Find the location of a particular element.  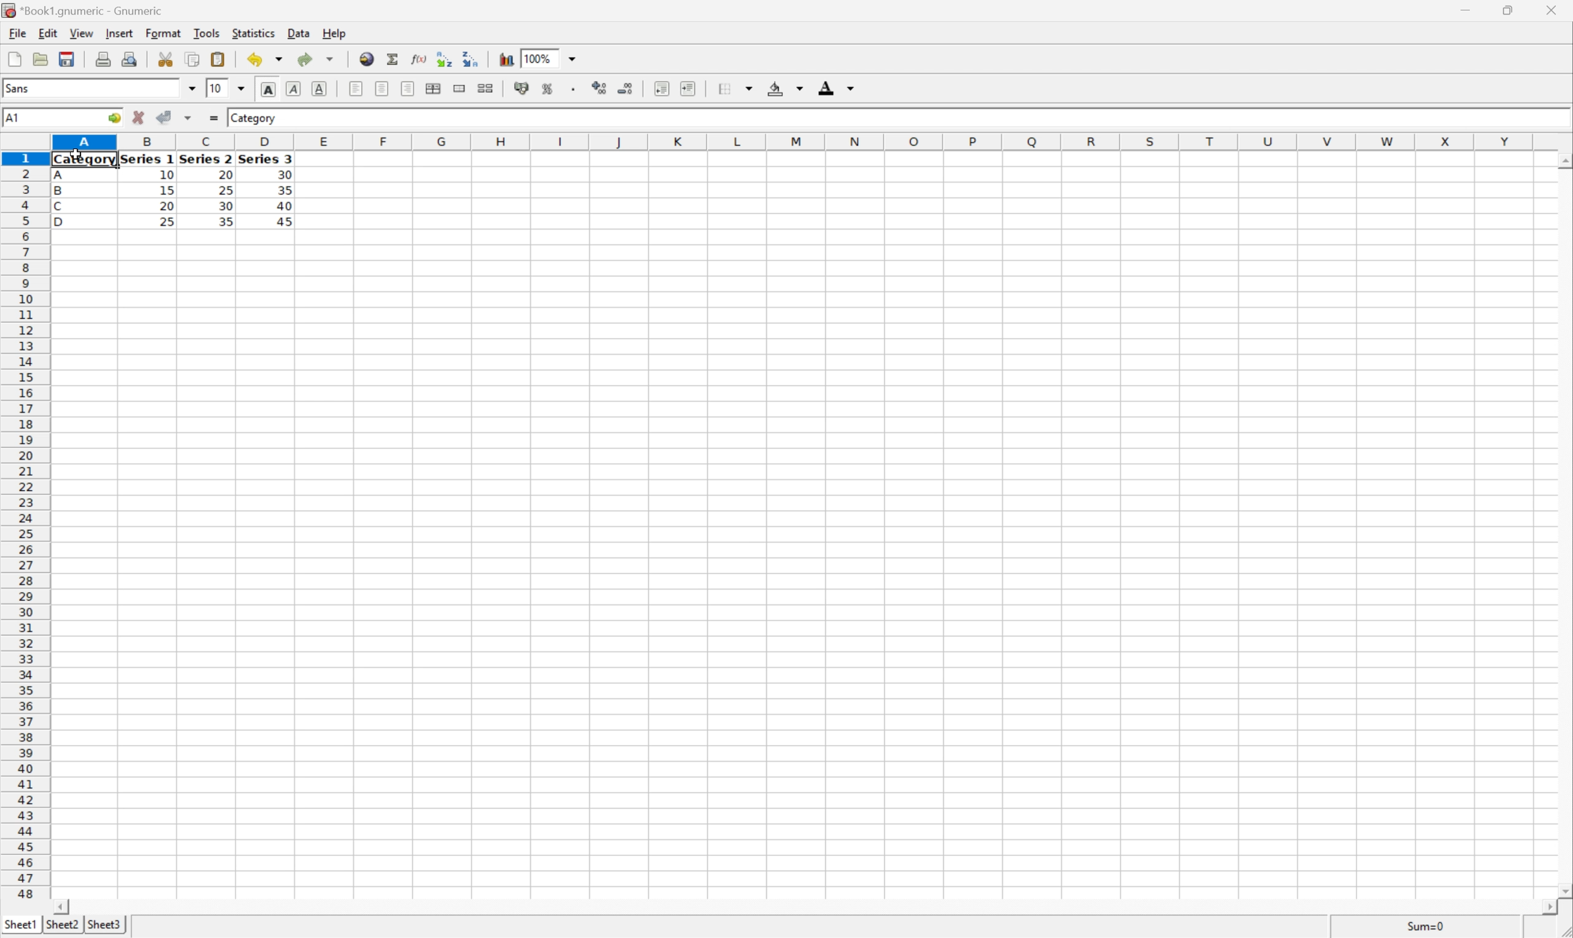

Underline is located at coordinates (319, 87).